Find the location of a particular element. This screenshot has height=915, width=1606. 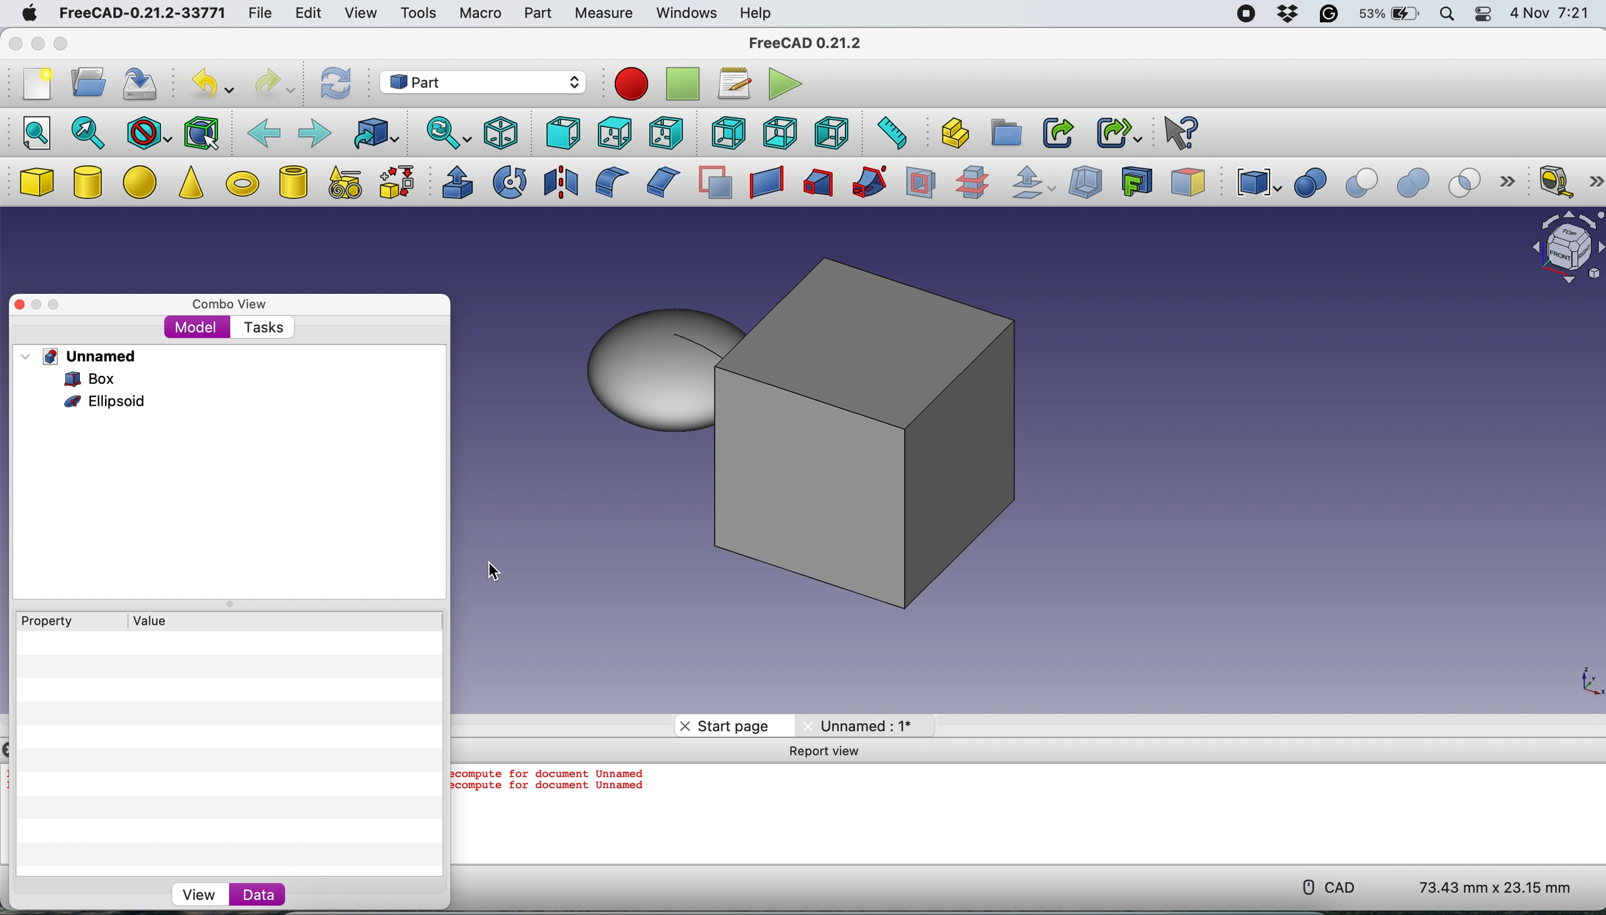

measure distance is located at coordinates (888, 133).